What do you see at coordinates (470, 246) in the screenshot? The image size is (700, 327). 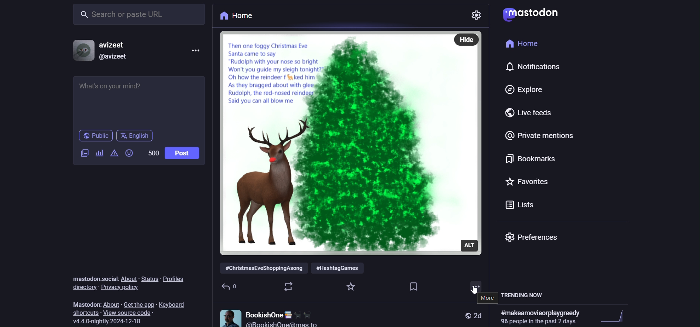 I see `alt` at bounding box center [470, 246].